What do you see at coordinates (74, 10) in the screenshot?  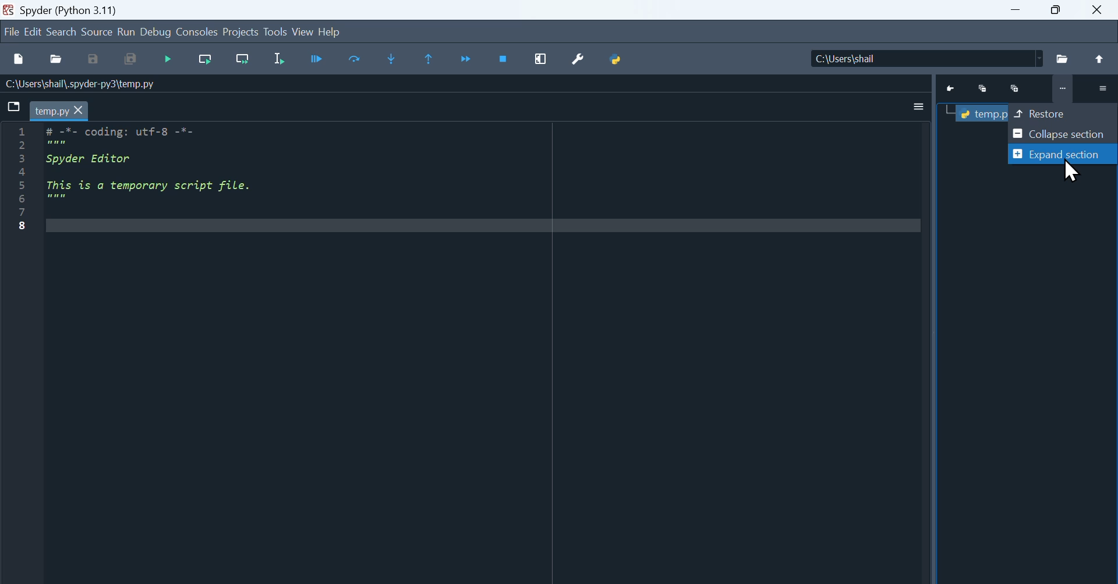 I see `Spyder (Python 3.11)` at bounding box center [74, 10].